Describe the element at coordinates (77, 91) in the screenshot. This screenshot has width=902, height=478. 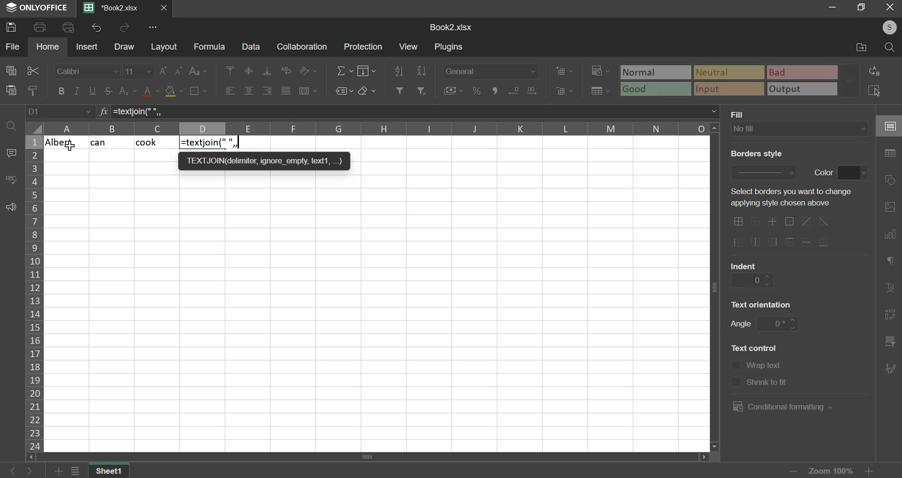
I see `italic` at that location.